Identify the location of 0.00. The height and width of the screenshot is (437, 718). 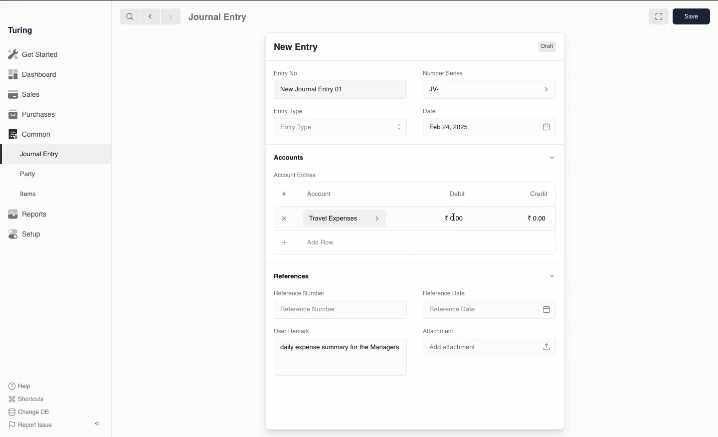
(455, 218).